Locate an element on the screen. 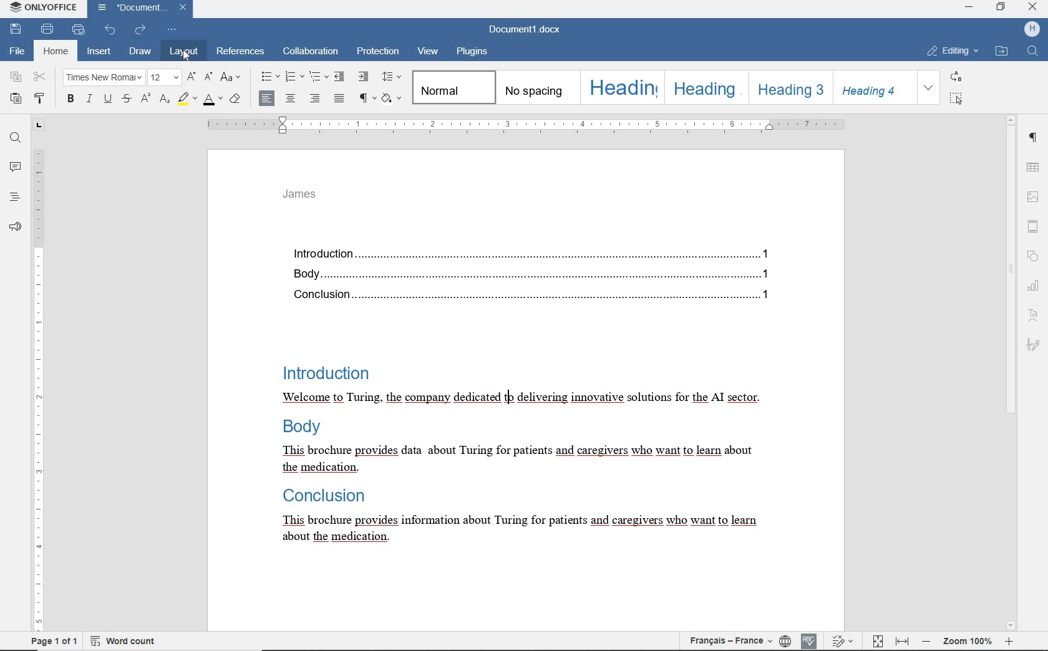 The height and width of the screenshot is (651, 1048). spell checking is located at coordinates (808, 638).